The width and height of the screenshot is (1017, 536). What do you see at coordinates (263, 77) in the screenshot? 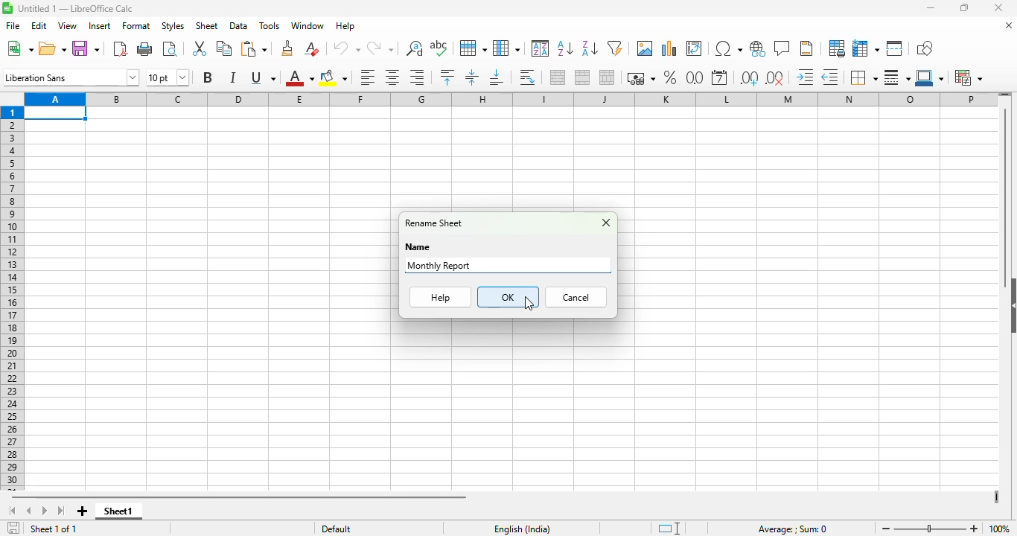
I see `underline` at bounding box center [263, 77].